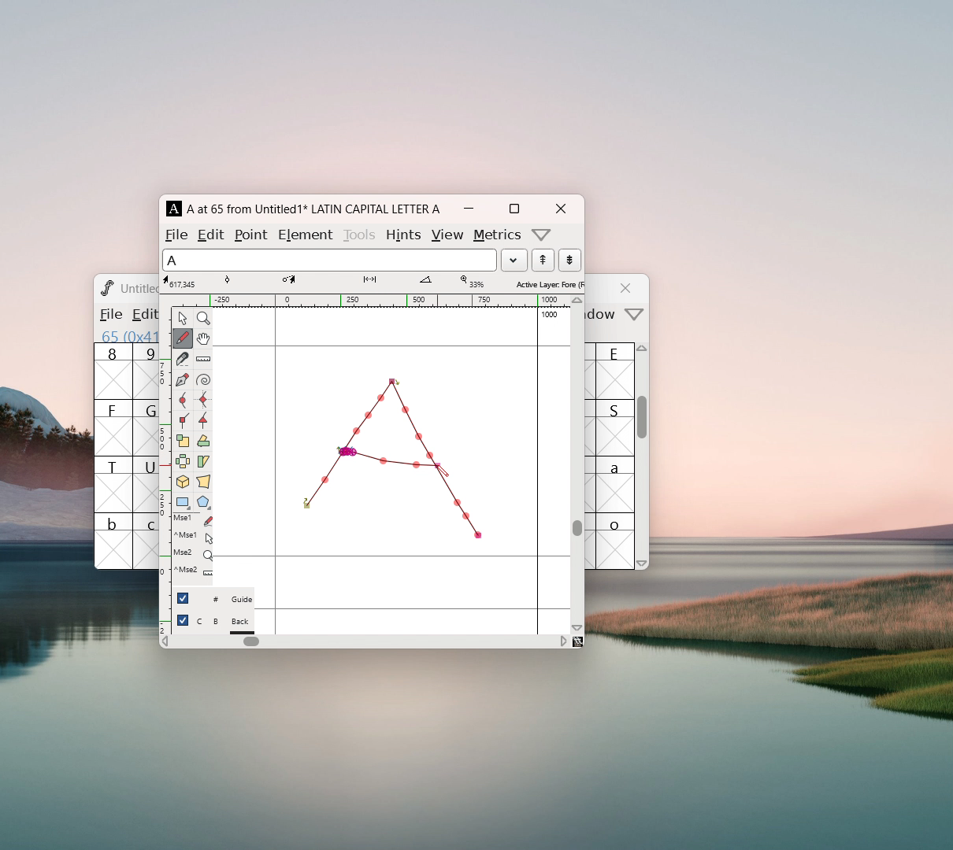 This screenshot has width=953, height=850. I want to click on a, so click(616, 484).